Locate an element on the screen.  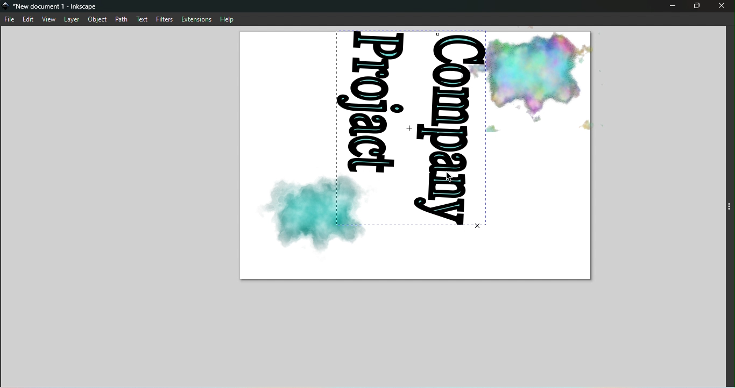
Text is located at coordinates (144, 18).